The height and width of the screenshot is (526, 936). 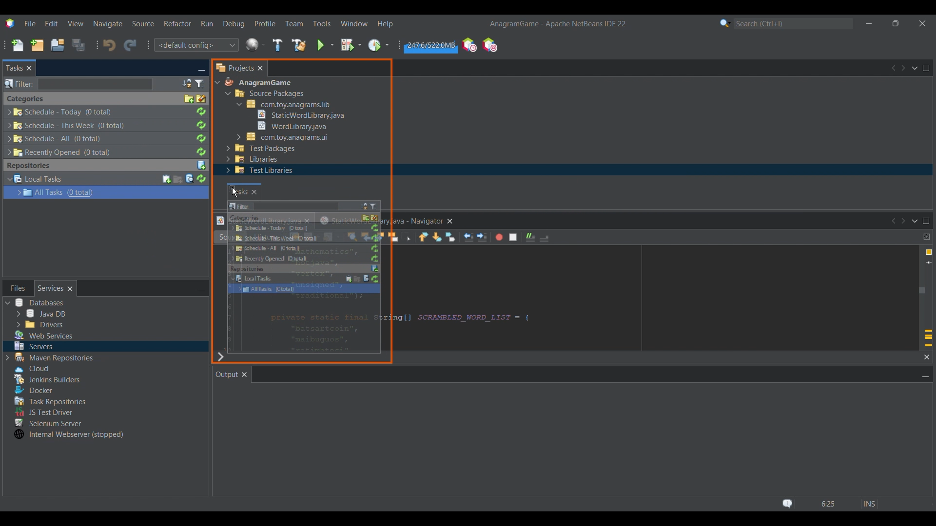 What do you see at coordinates (354, 23) in the screenshot?
I see `Window menu` at bounding box center [354, 23].